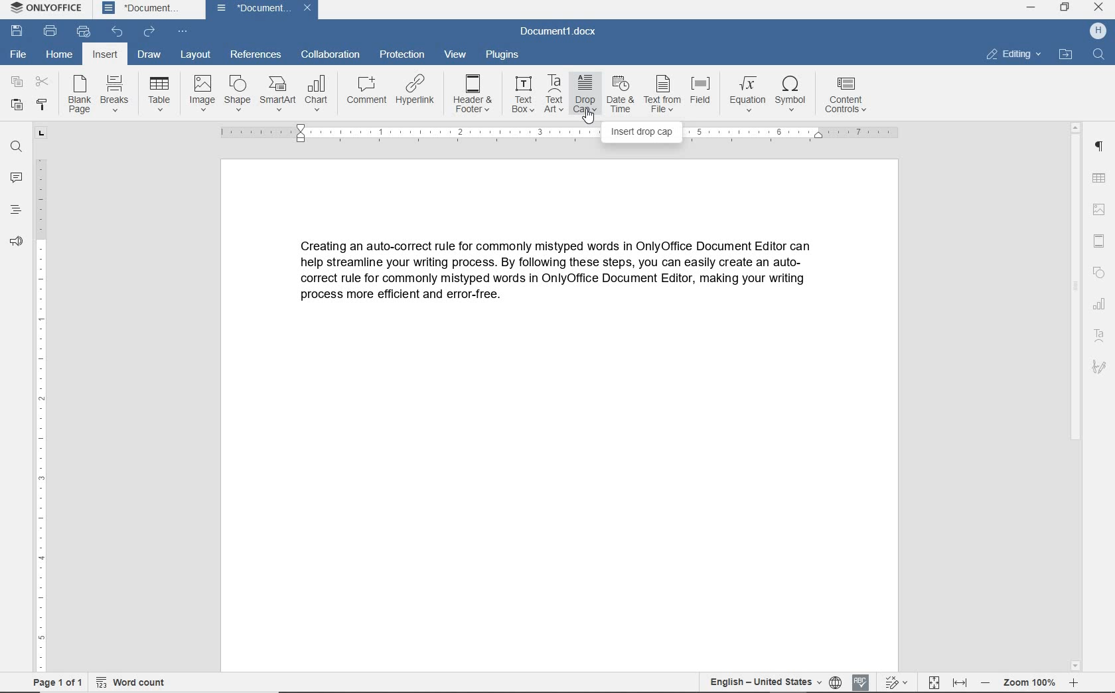  Describe the element at coordinates (1100, 367) in the screenshot. I see `signature` at that location.